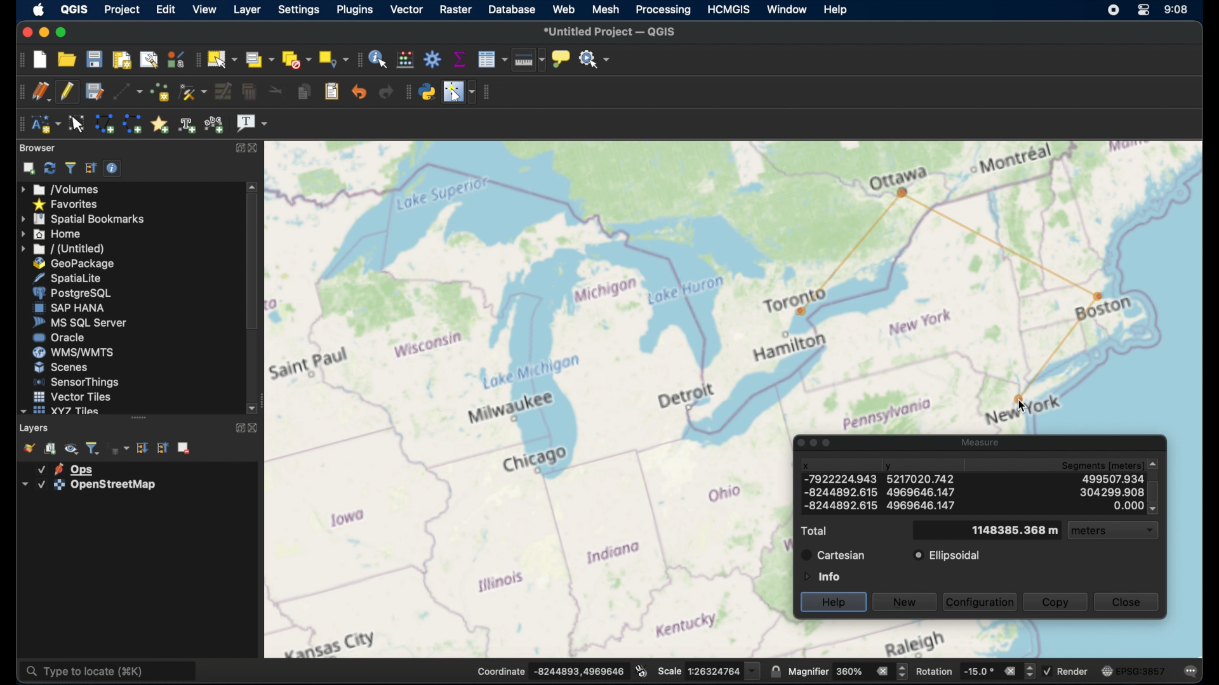 The width and height of the screenshot is (1219, 685). What do you see at coordinates (663, 10) in the screenshot?
I see `processing` at bounding box center [663, 10].